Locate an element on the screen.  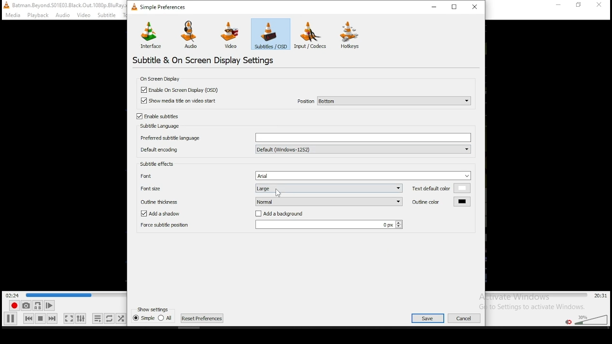
input/codecs is located at coordinates (310, 35).